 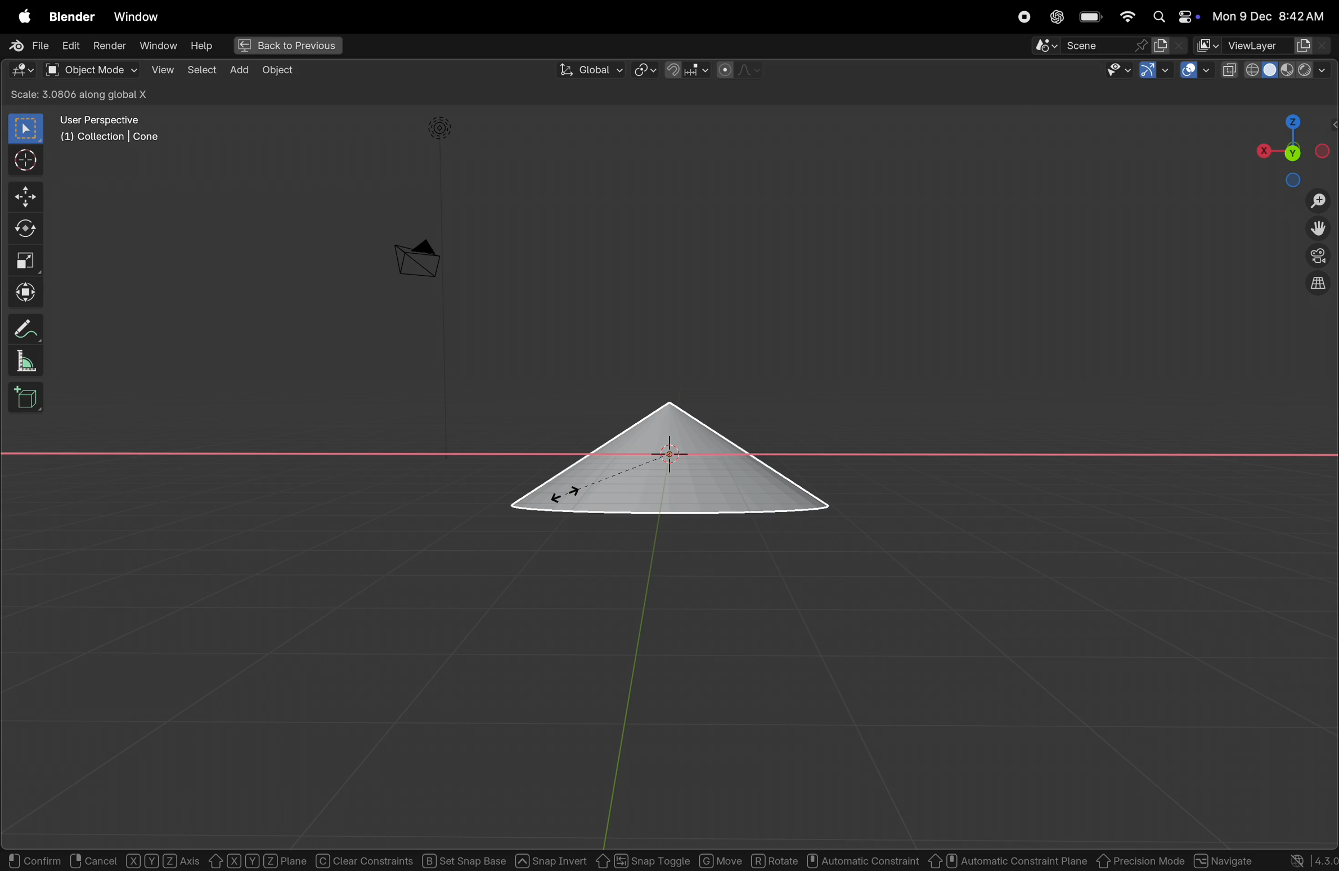 What do you see at coordinates (240, 70) in the screenshot?
I see `add` at bounding box center [240, 70].